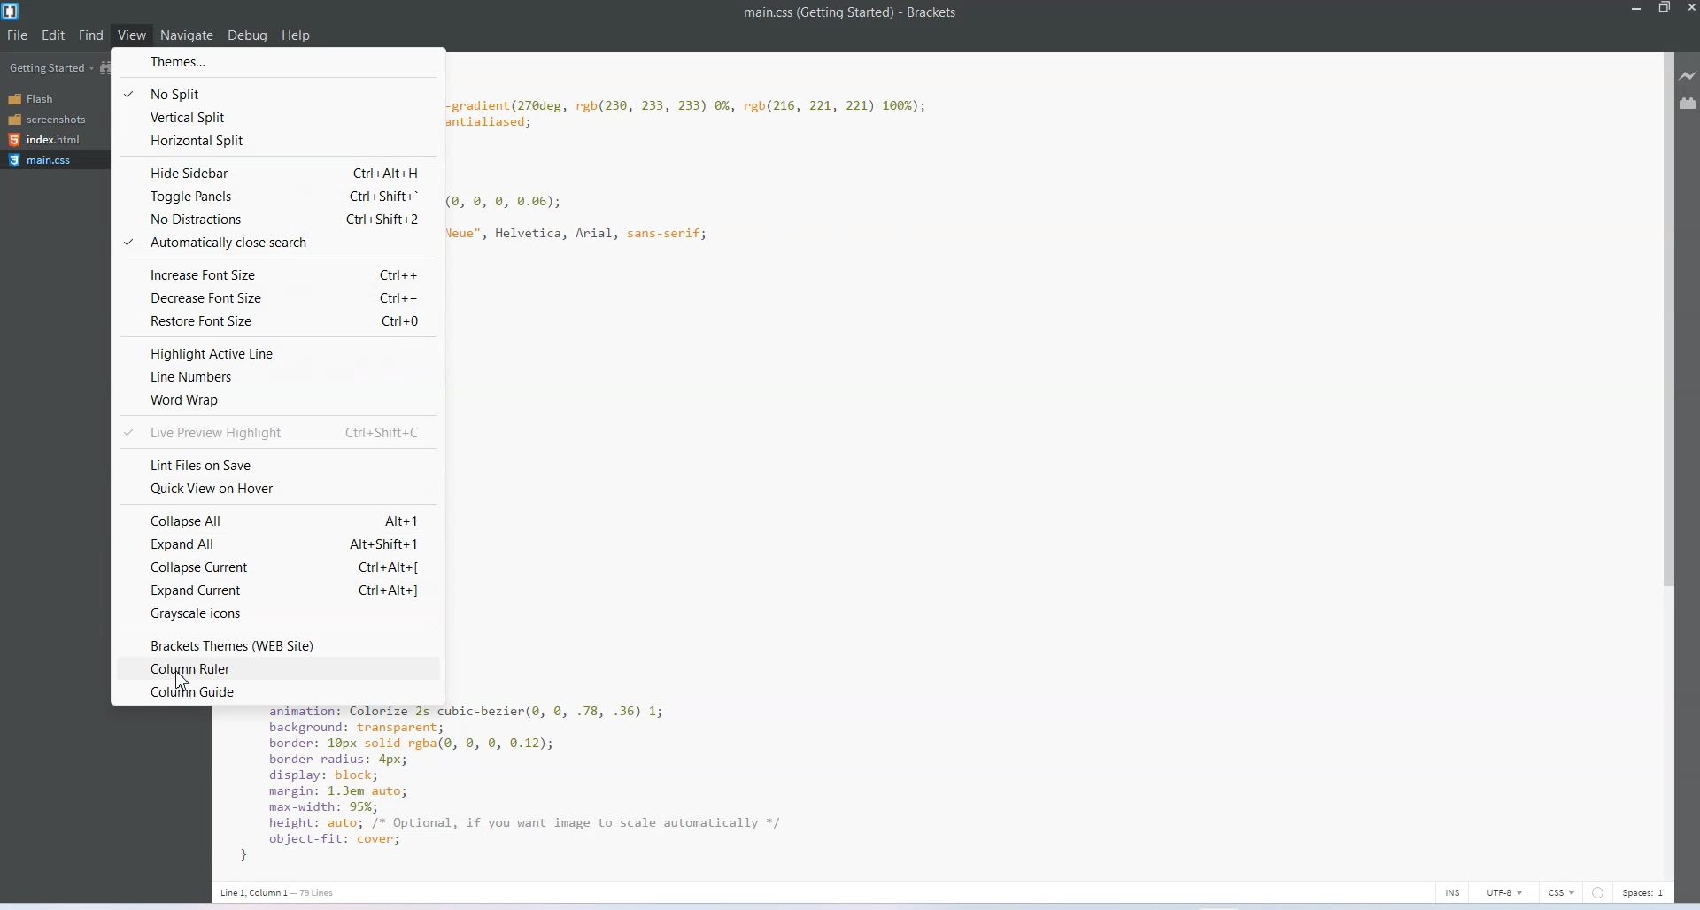 Image resolution: width=1700 pixels, height=910 pixels. What do you see at coordinates (279, 62) in the screenshot?
I see `Themes` at bounding box center [279, 62].